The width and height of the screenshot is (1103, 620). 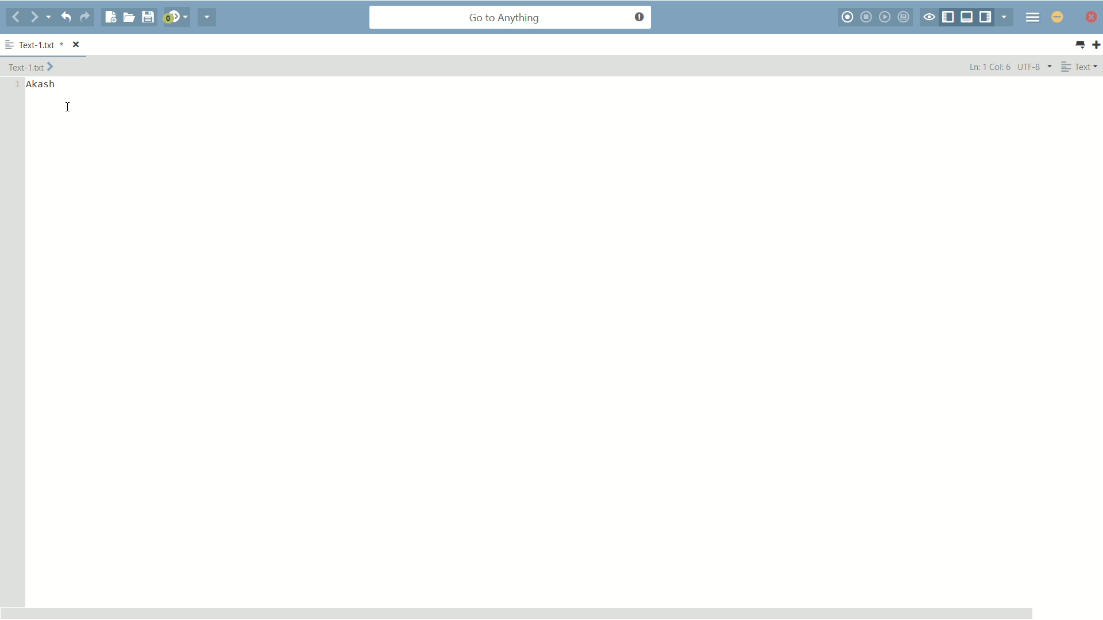 What do you see at coordinates (1036, 67) in the screenshot?
I see `line encoding` at bounding box center [1036, 67].